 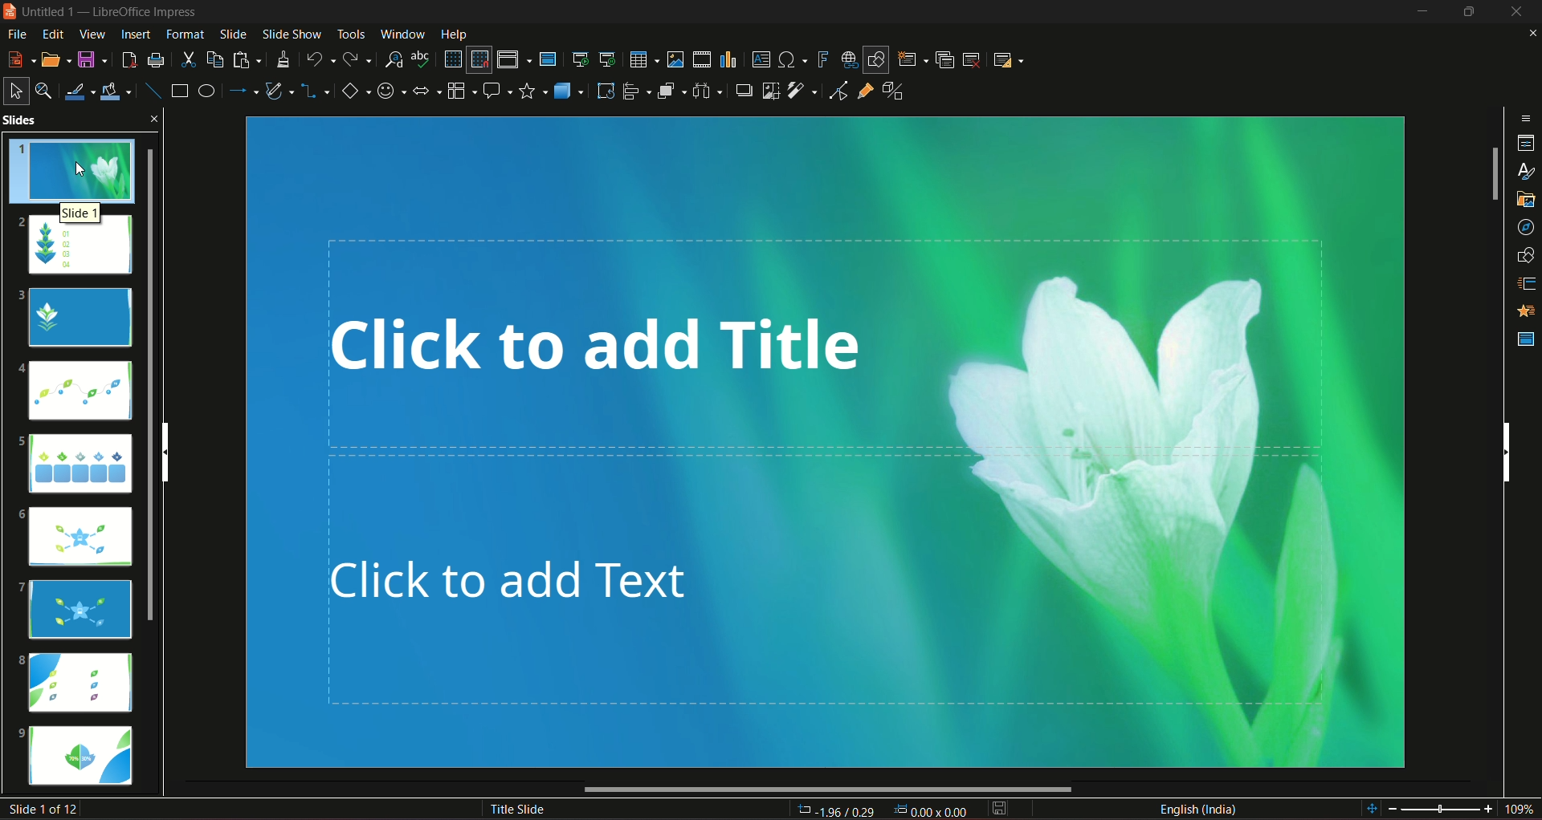 What do you see at coordinates (674, 59) in the screenshot?
I see `insert image` at bounding box center [674, 59].